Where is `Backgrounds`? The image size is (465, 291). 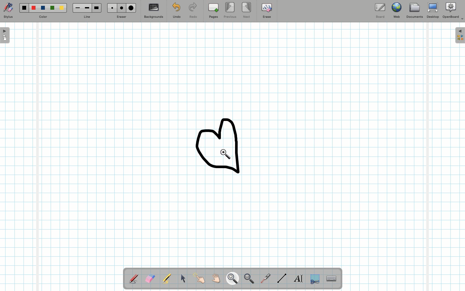
Backgrounds is located at coordinates (154, 11).